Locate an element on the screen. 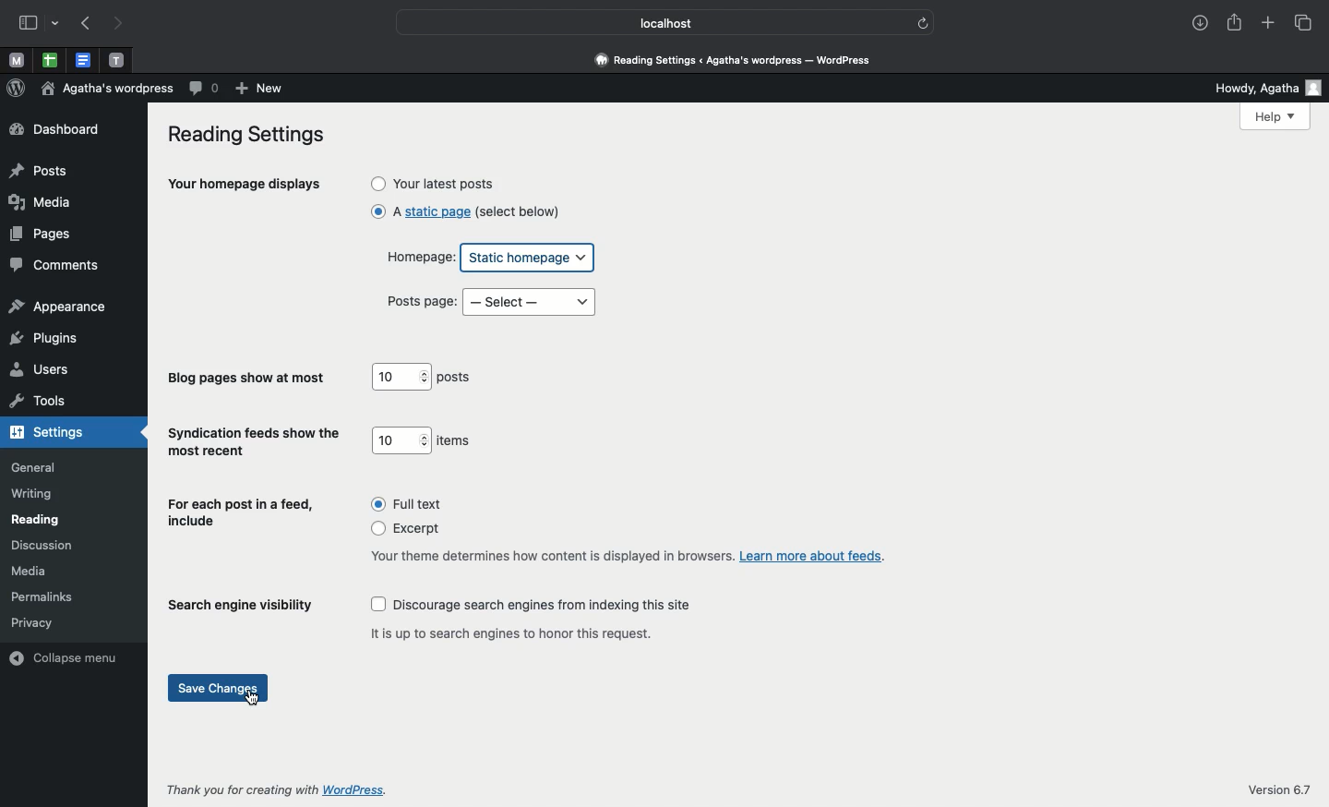  click is located at coordinates (381, 232).